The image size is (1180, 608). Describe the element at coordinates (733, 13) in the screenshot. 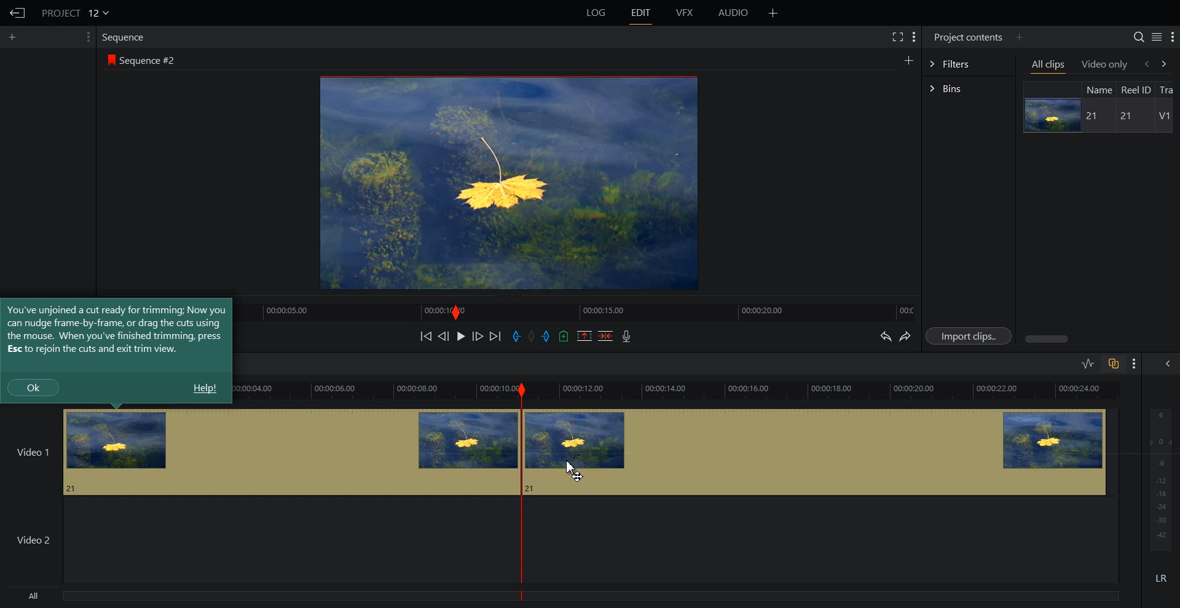

I see `AUDIO` at that location.